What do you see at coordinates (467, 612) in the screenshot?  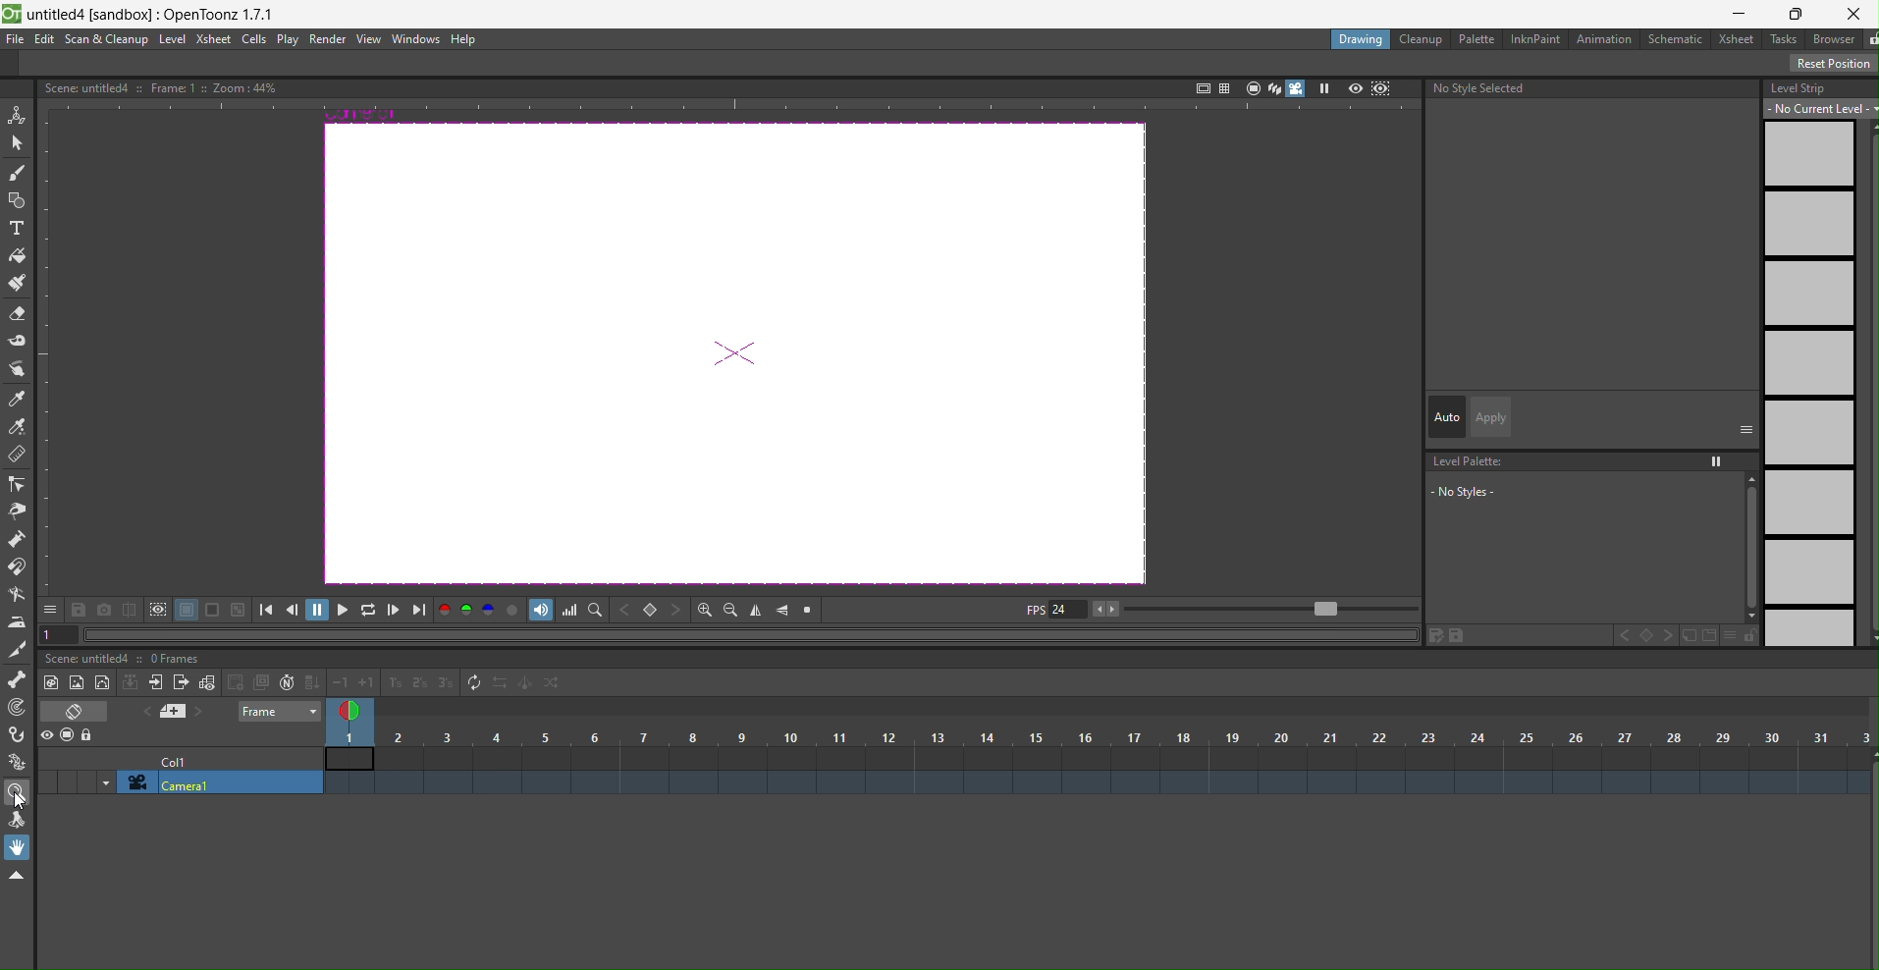 I see `green ` at bounding box center [467, 612].